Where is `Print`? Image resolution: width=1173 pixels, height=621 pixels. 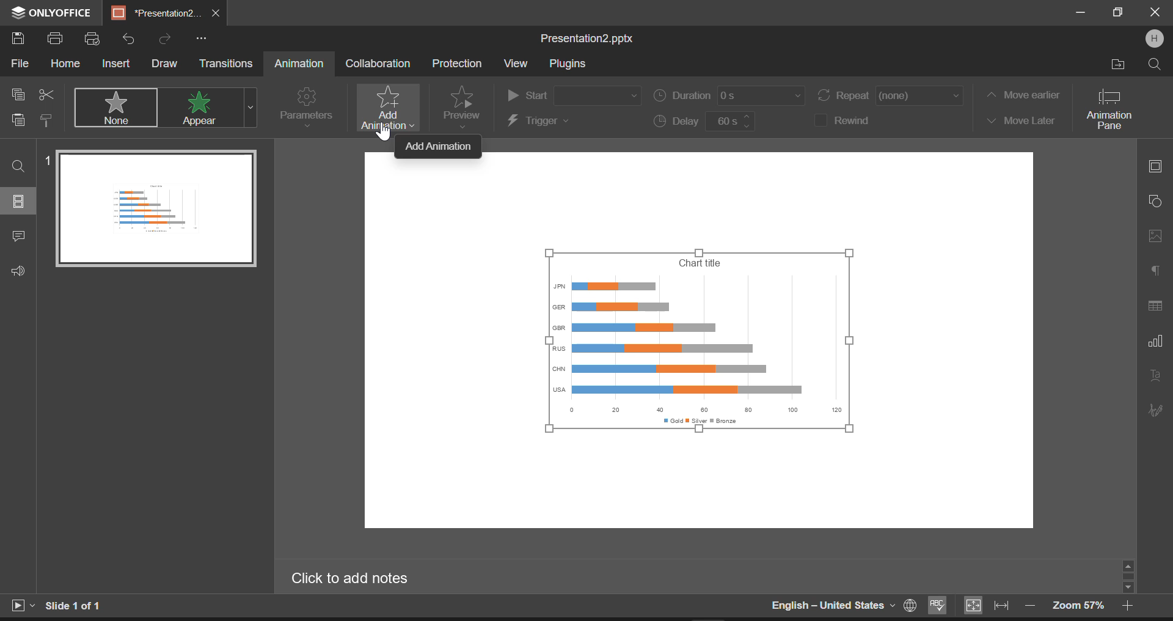
Print is located at coordinates (57, 40).